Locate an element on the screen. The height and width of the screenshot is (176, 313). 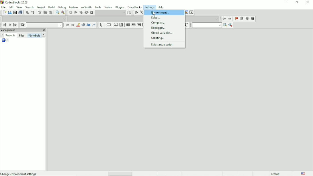
Save is located at coordinates (15, 12).